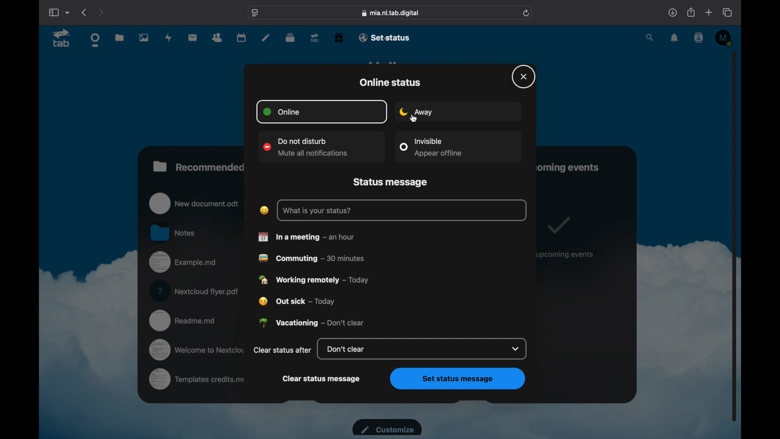  Describe the element at coordinates (416, 112) in the screenshot. I see `away` at that location.